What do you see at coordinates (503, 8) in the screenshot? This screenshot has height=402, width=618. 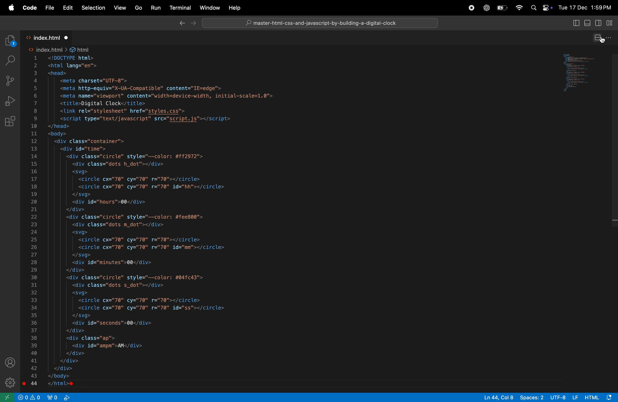 I see `Battery` at bounding box center [503, 8].